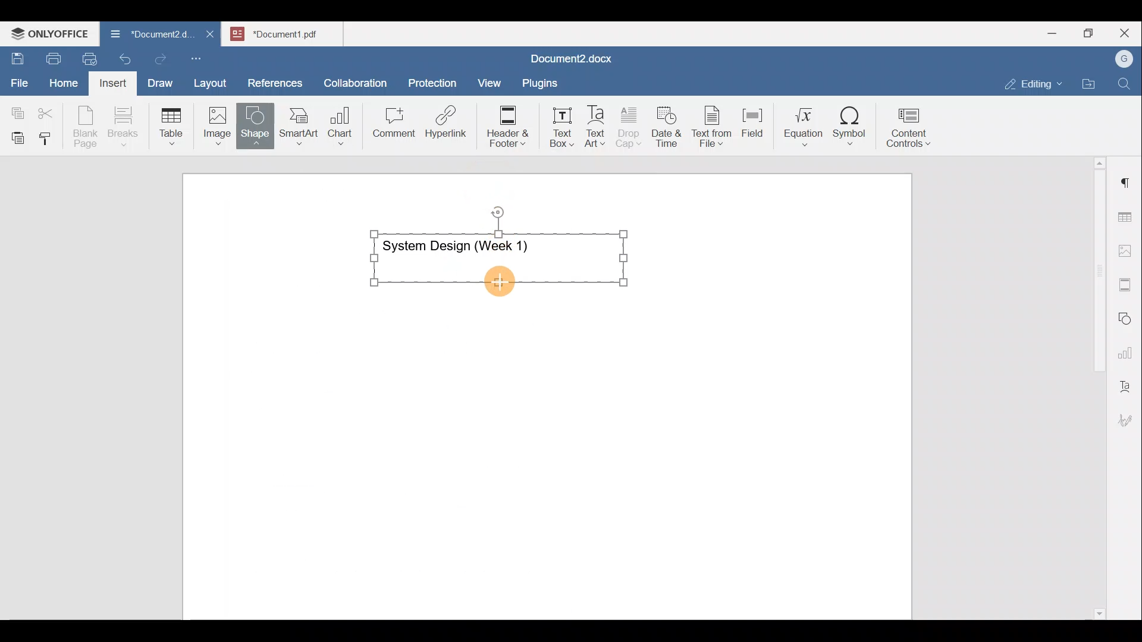 The image size is (1142, 642). What do you see at coordinates (17, 56) in the screenshot?
I see `Save` at bounding box center [17, 56].